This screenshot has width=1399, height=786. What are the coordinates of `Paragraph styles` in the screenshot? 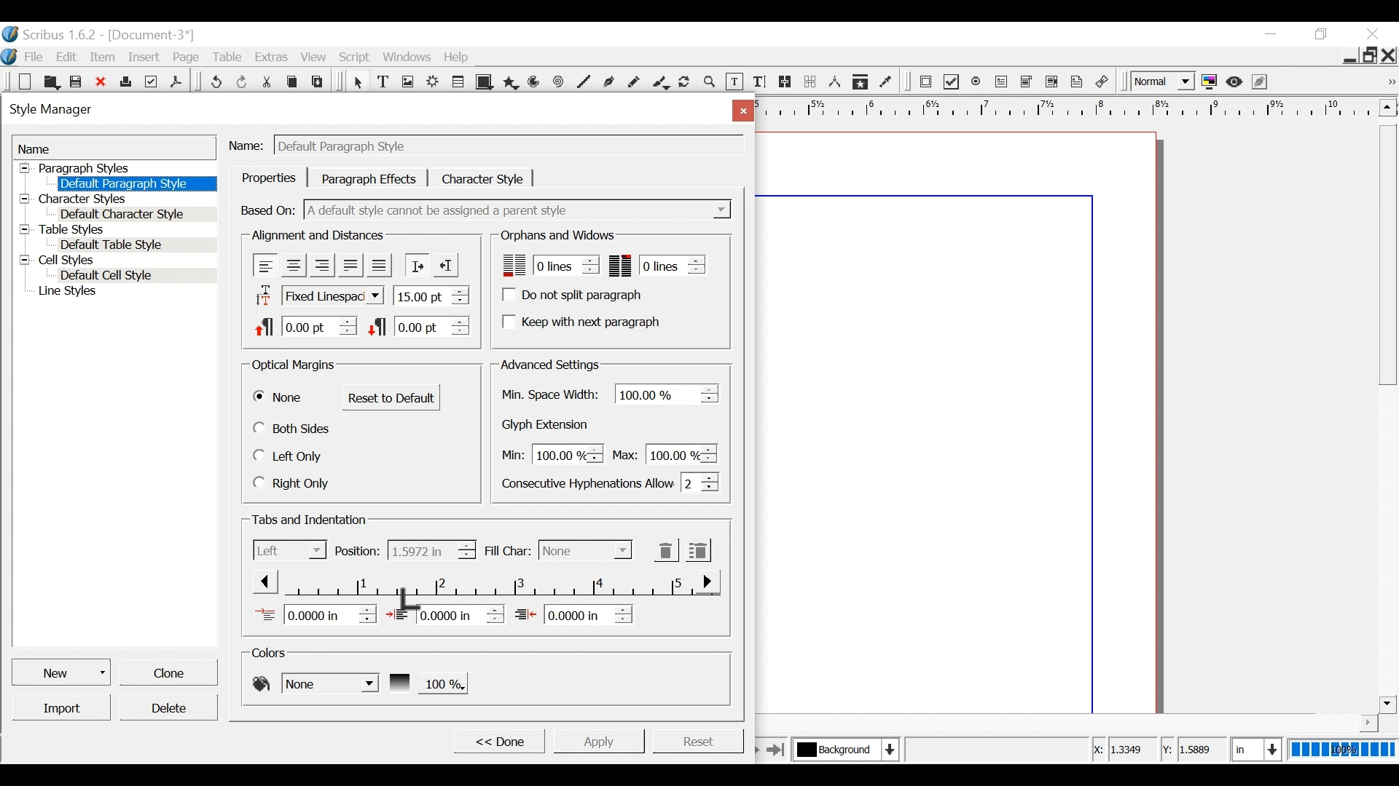 It's located at (117, 168).